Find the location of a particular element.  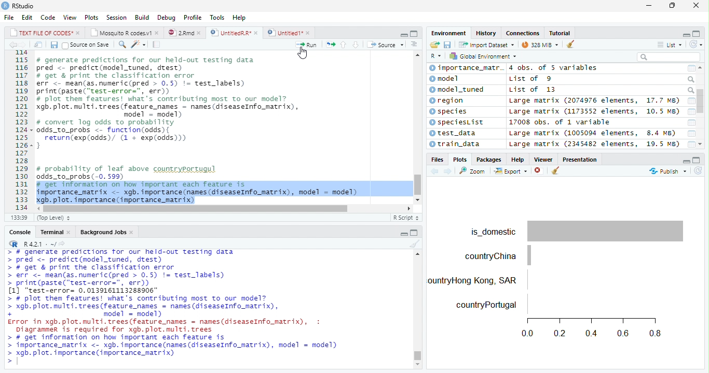

Files is located at coordinates (437, 160).